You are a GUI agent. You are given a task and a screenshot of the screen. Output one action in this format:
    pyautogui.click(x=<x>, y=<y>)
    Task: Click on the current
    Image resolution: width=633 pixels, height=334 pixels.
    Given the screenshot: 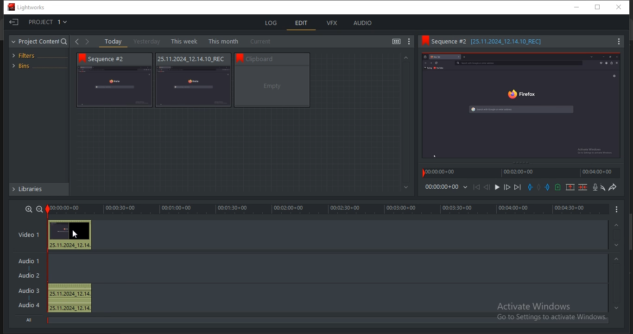 What is the action you would take?
    pyautogui.click(x=263, y=42)
    